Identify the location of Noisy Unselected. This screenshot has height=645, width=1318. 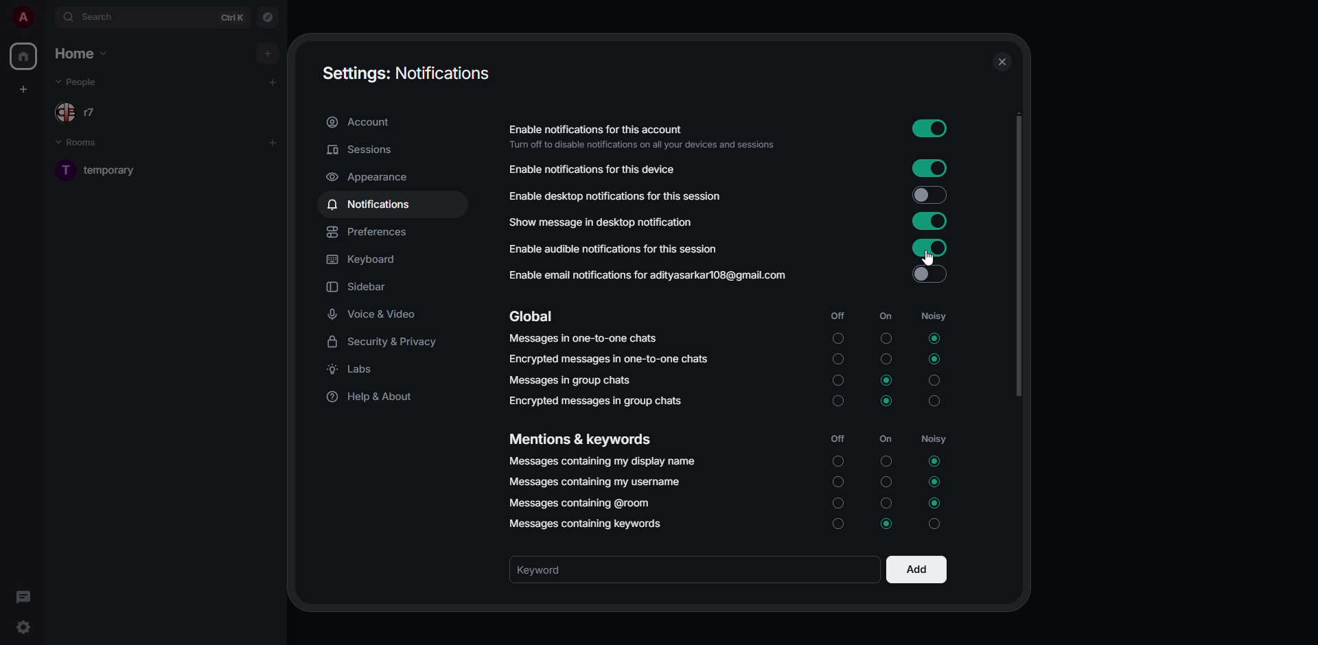
(936, 401).